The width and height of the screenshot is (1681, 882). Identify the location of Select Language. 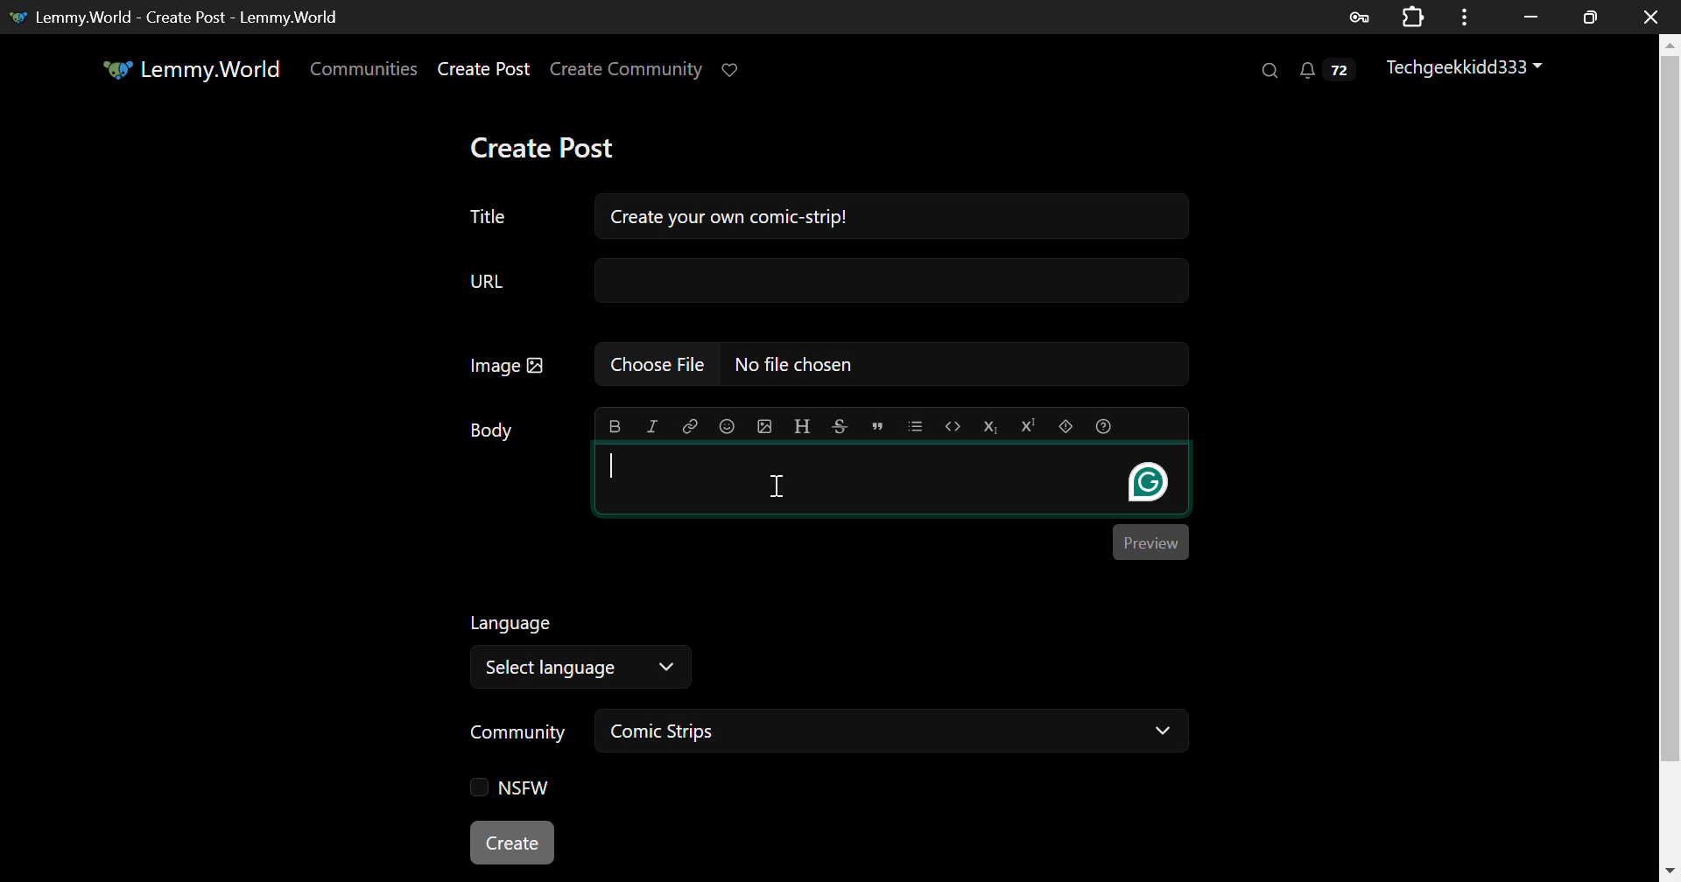
(781, 647).